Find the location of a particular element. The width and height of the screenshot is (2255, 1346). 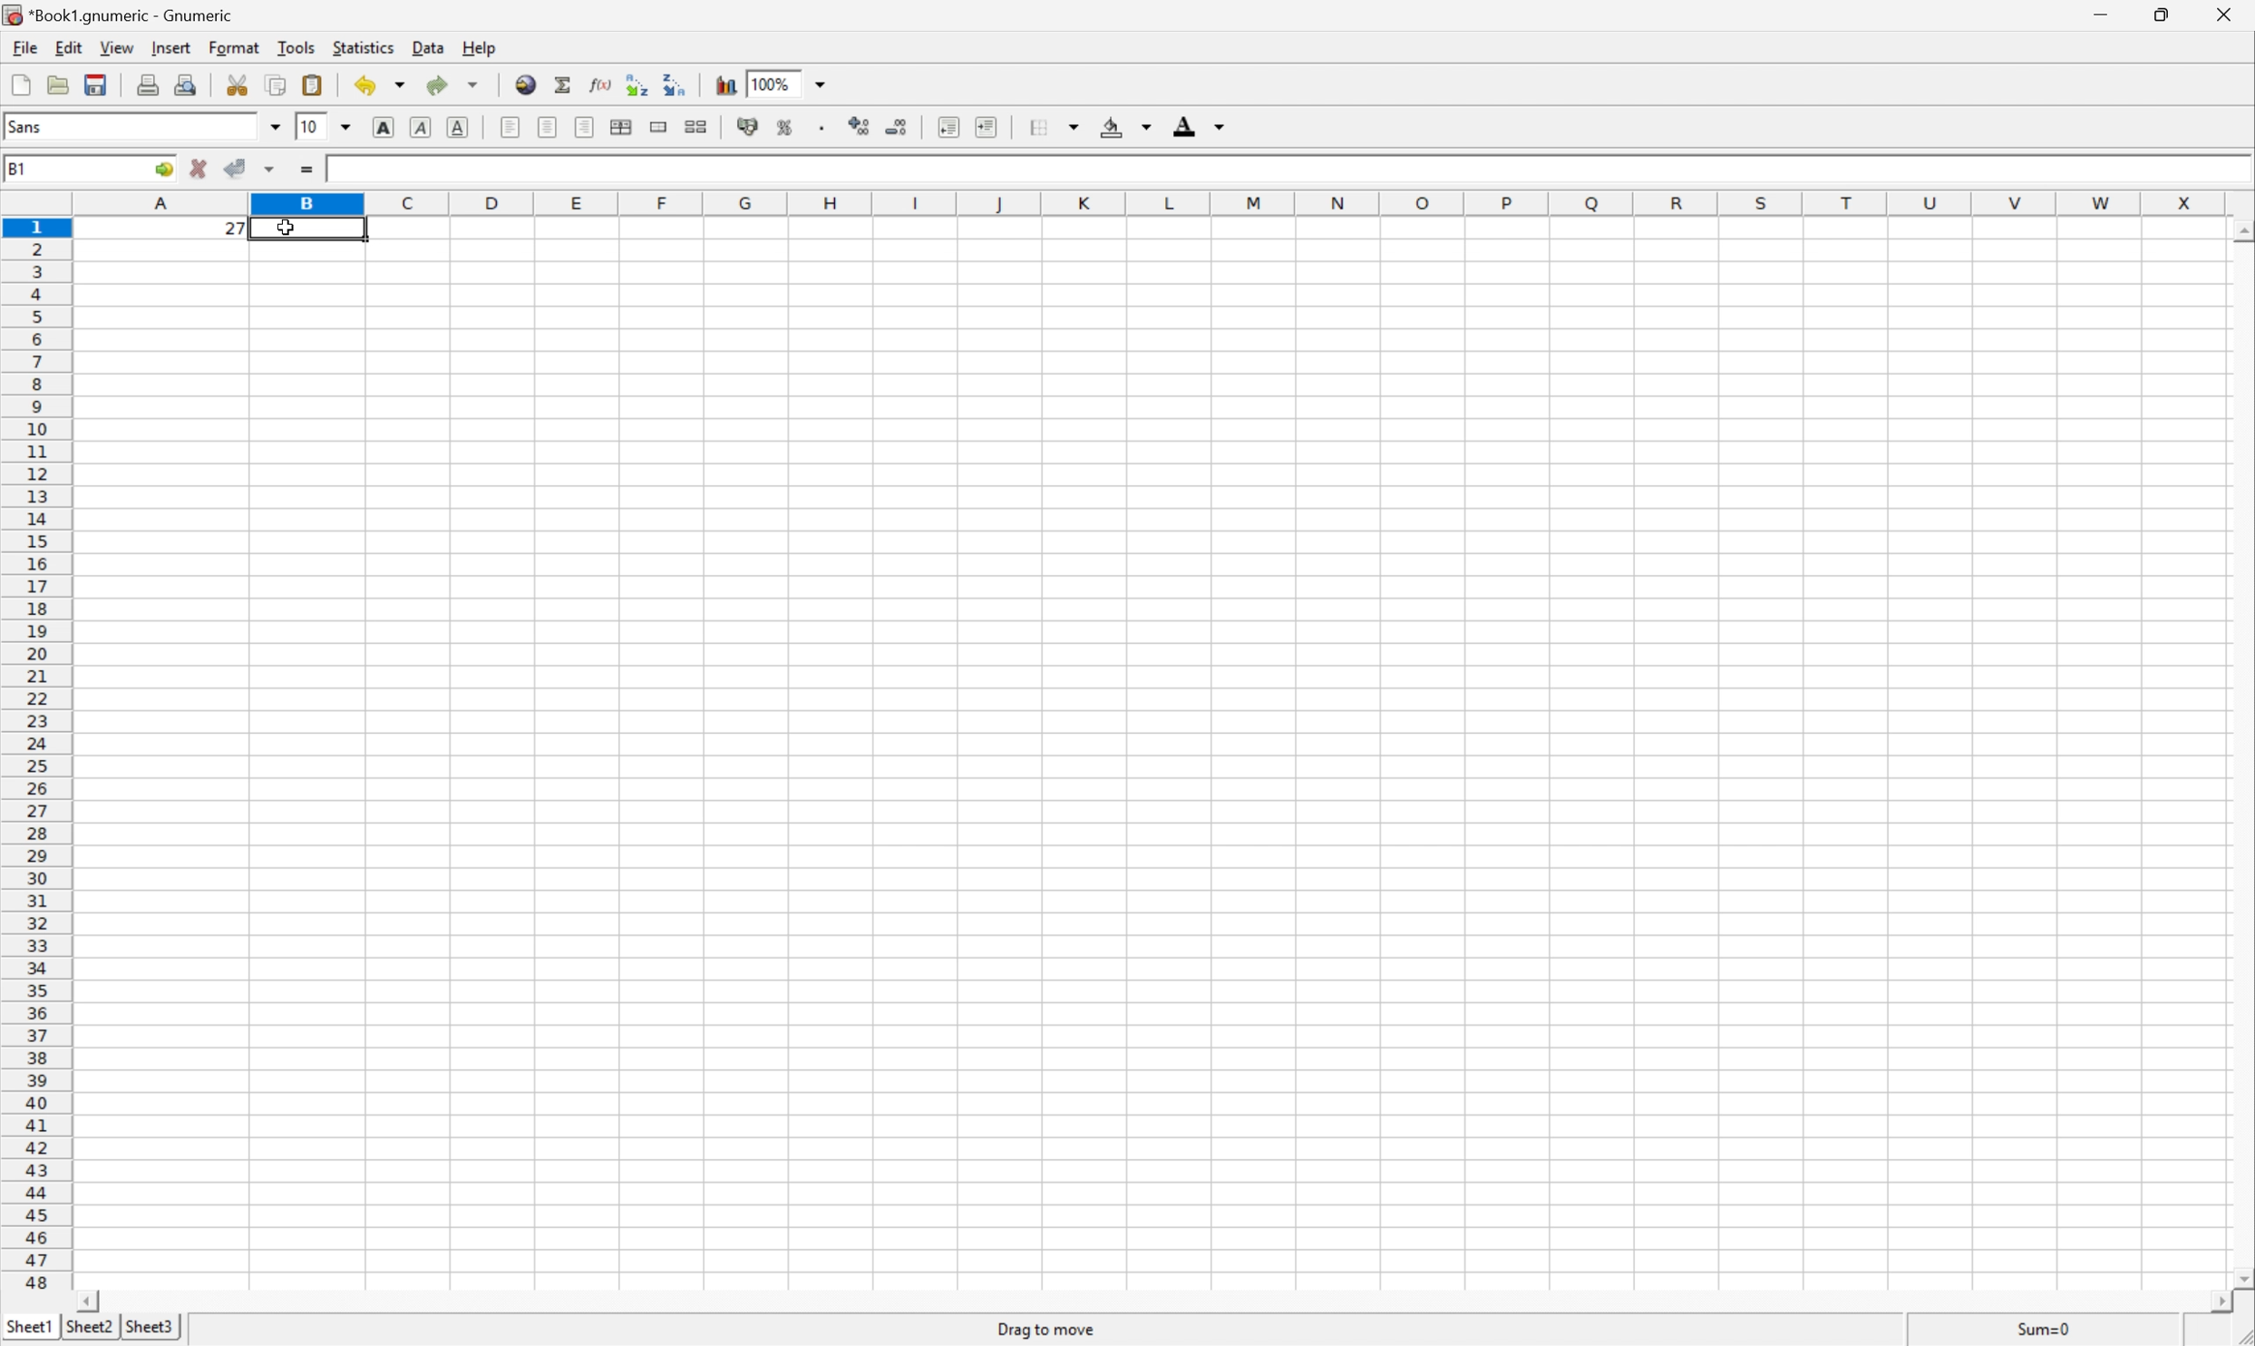

Column names is located at coordinates (1154, 199).